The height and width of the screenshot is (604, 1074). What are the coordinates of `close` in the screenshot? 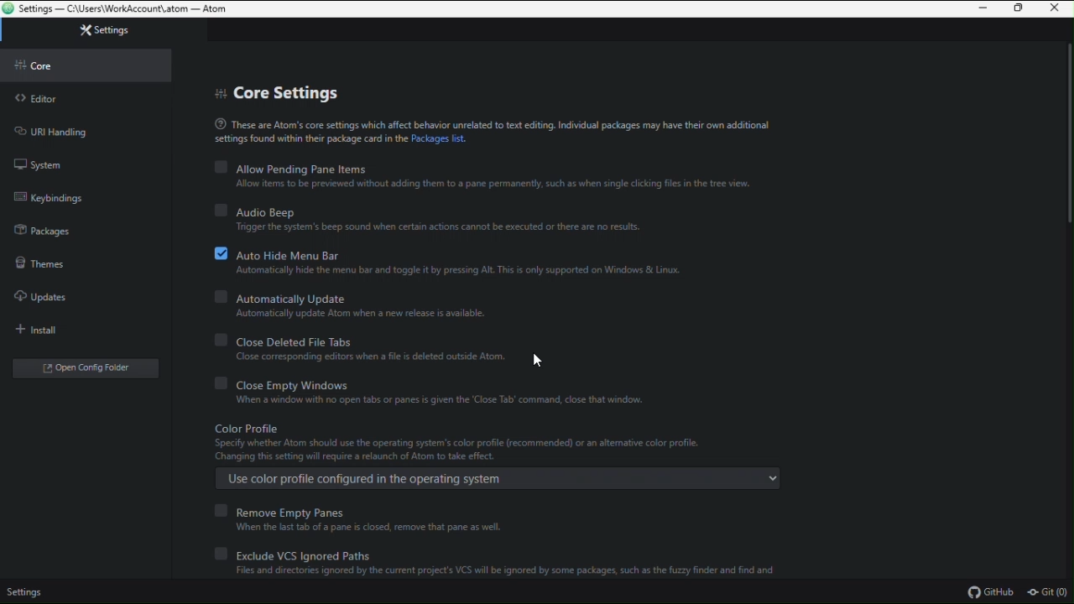 It's located at (1058, 8).